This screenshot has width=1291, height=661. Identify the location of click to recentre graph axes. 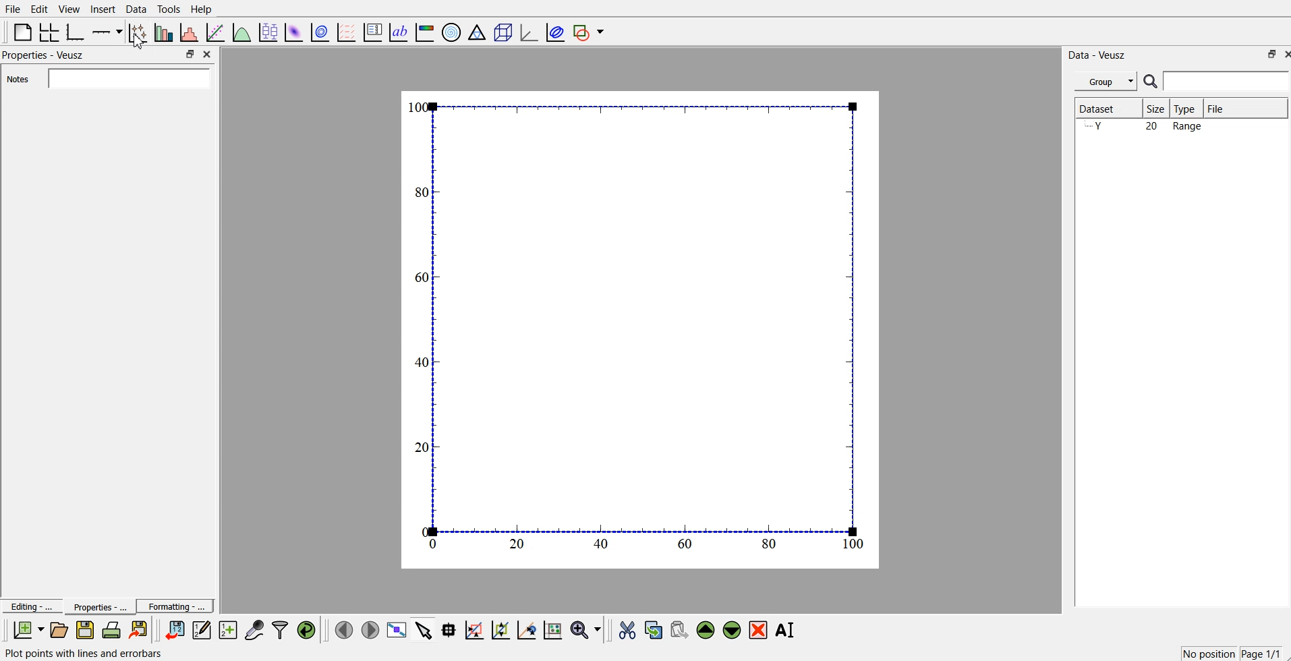
(527, 628).